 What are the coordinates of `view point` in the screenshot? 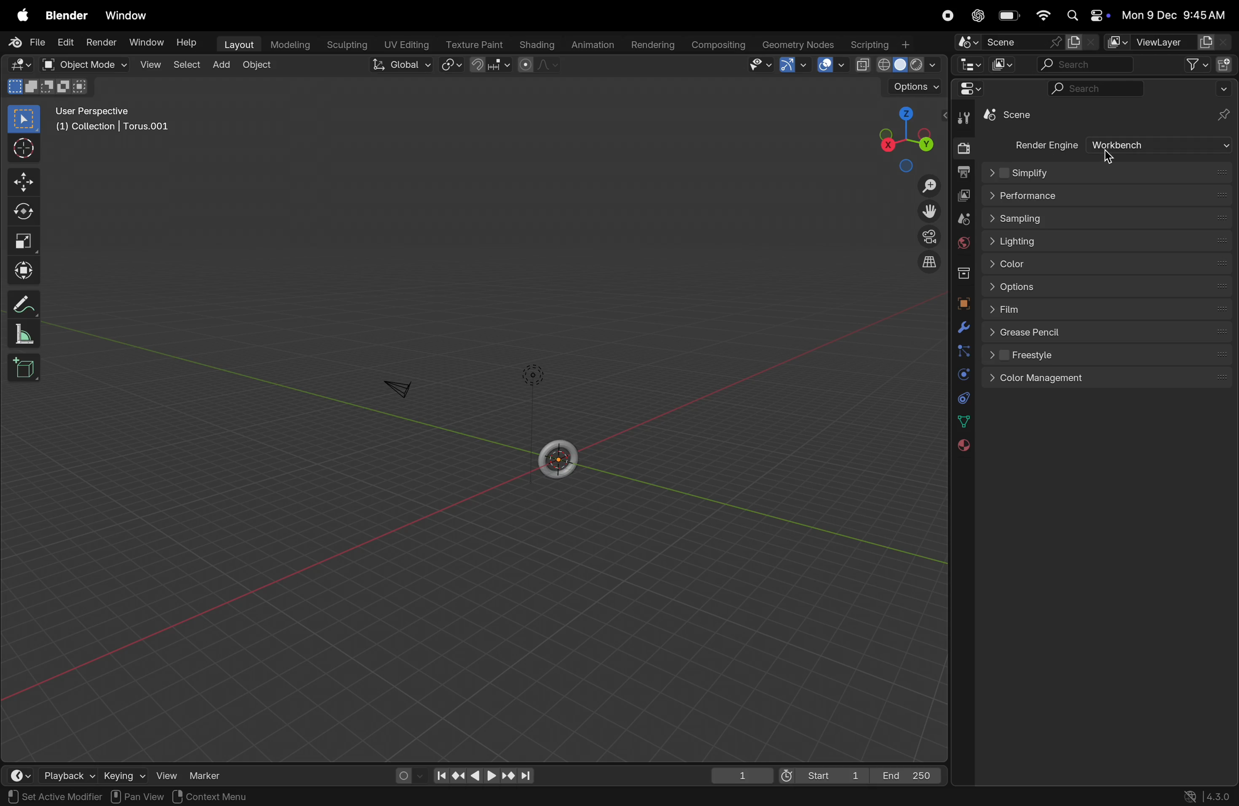 It's located at (903, 134).